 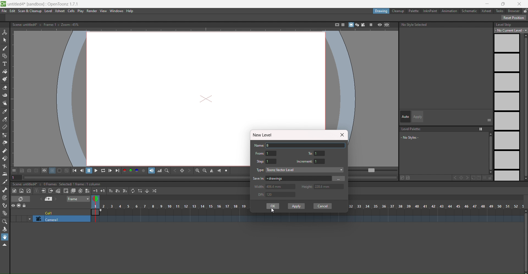 I want to click on help, so click(x=131, y=11).